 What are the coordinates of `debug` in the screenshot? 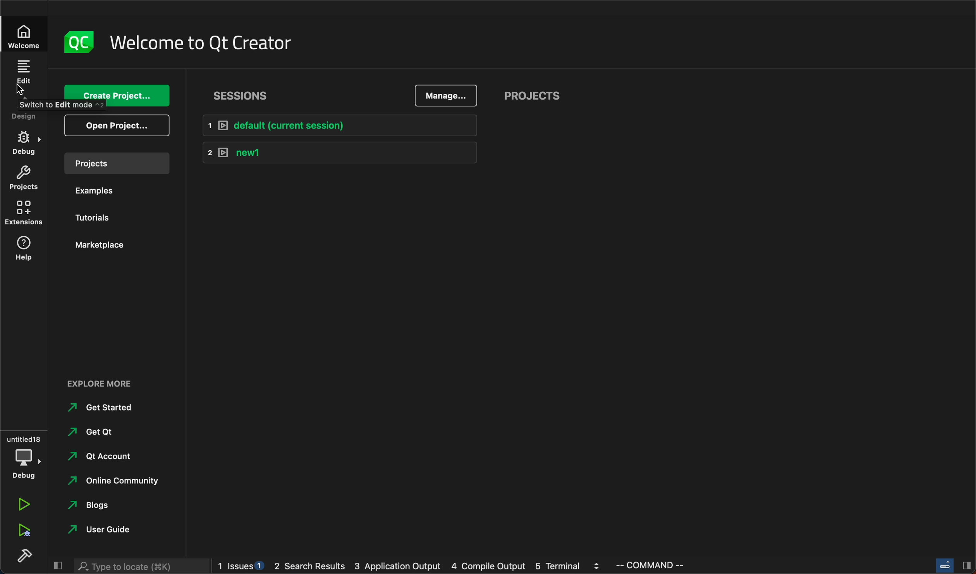 It's located at (24, 145).